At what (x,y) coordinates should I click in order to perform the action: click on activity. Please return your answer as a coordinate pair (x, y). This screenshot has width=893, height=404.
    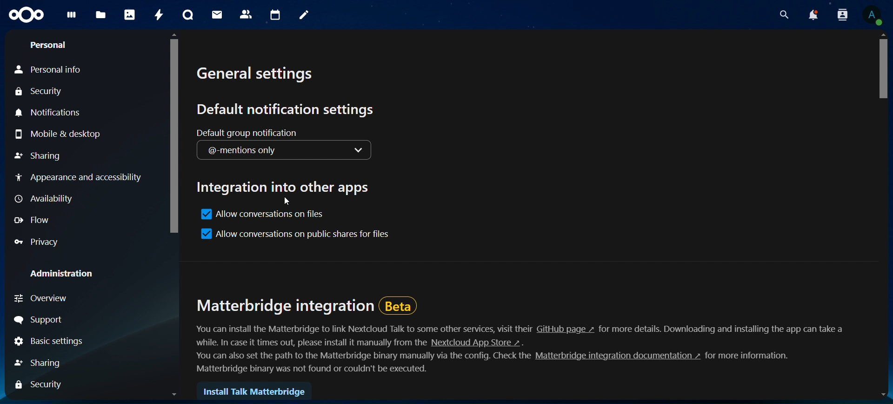
    Looking at the image, I should click on (159, 13).